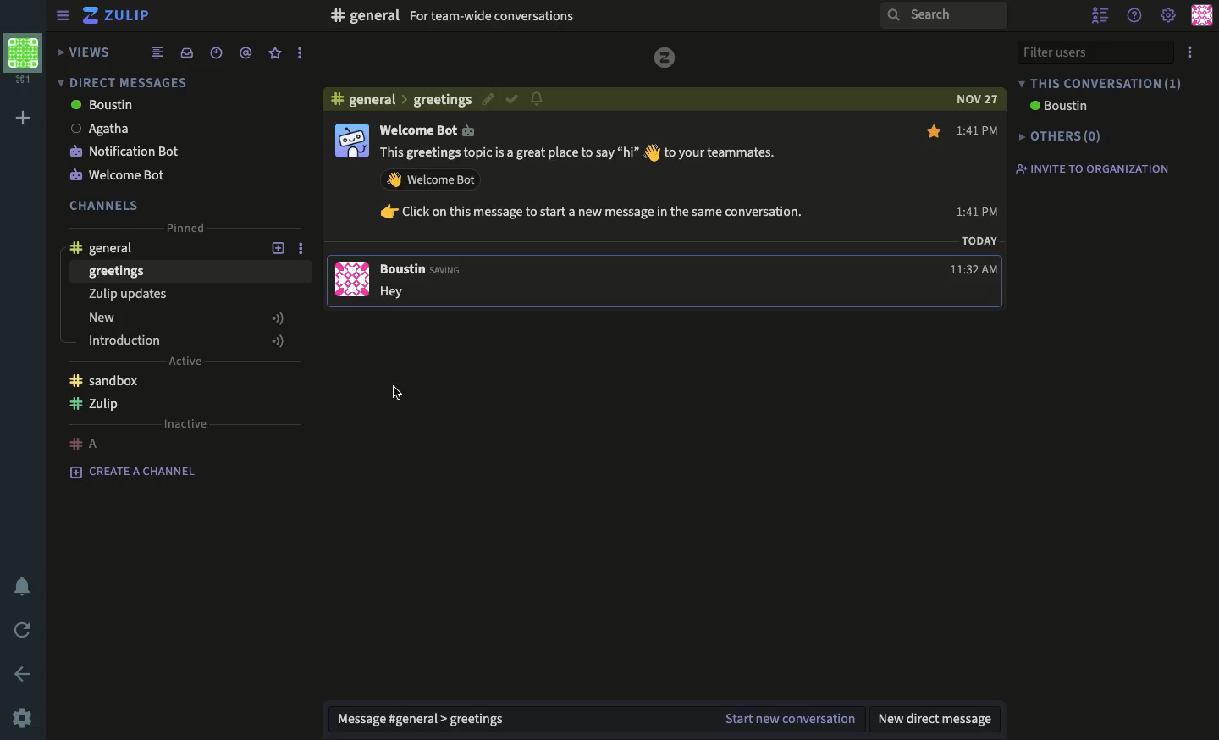  What do you see at coordinates (975, 270) in the screenshot?
I see `1:41 PM` at bounding box center [975, 270].